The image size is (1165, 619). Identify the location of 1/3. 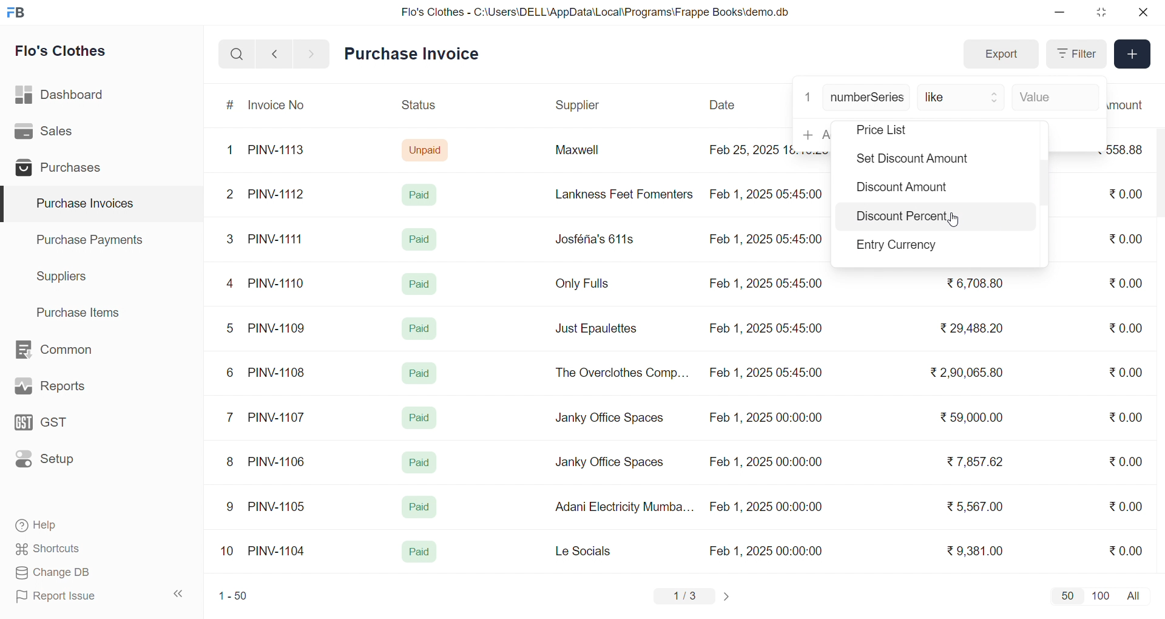
(685, 597).